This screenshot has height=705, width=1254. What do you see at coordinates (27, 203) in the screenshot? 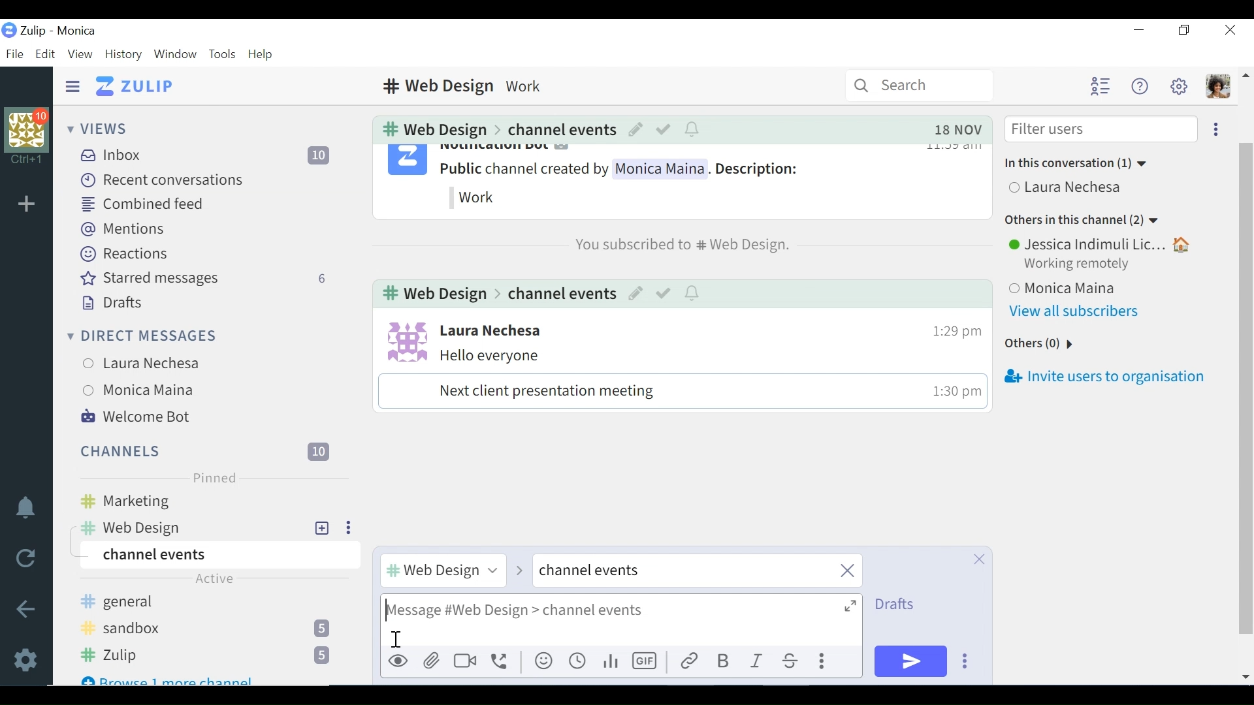
I see `Add Organisation` at bounding box center [27, 203].